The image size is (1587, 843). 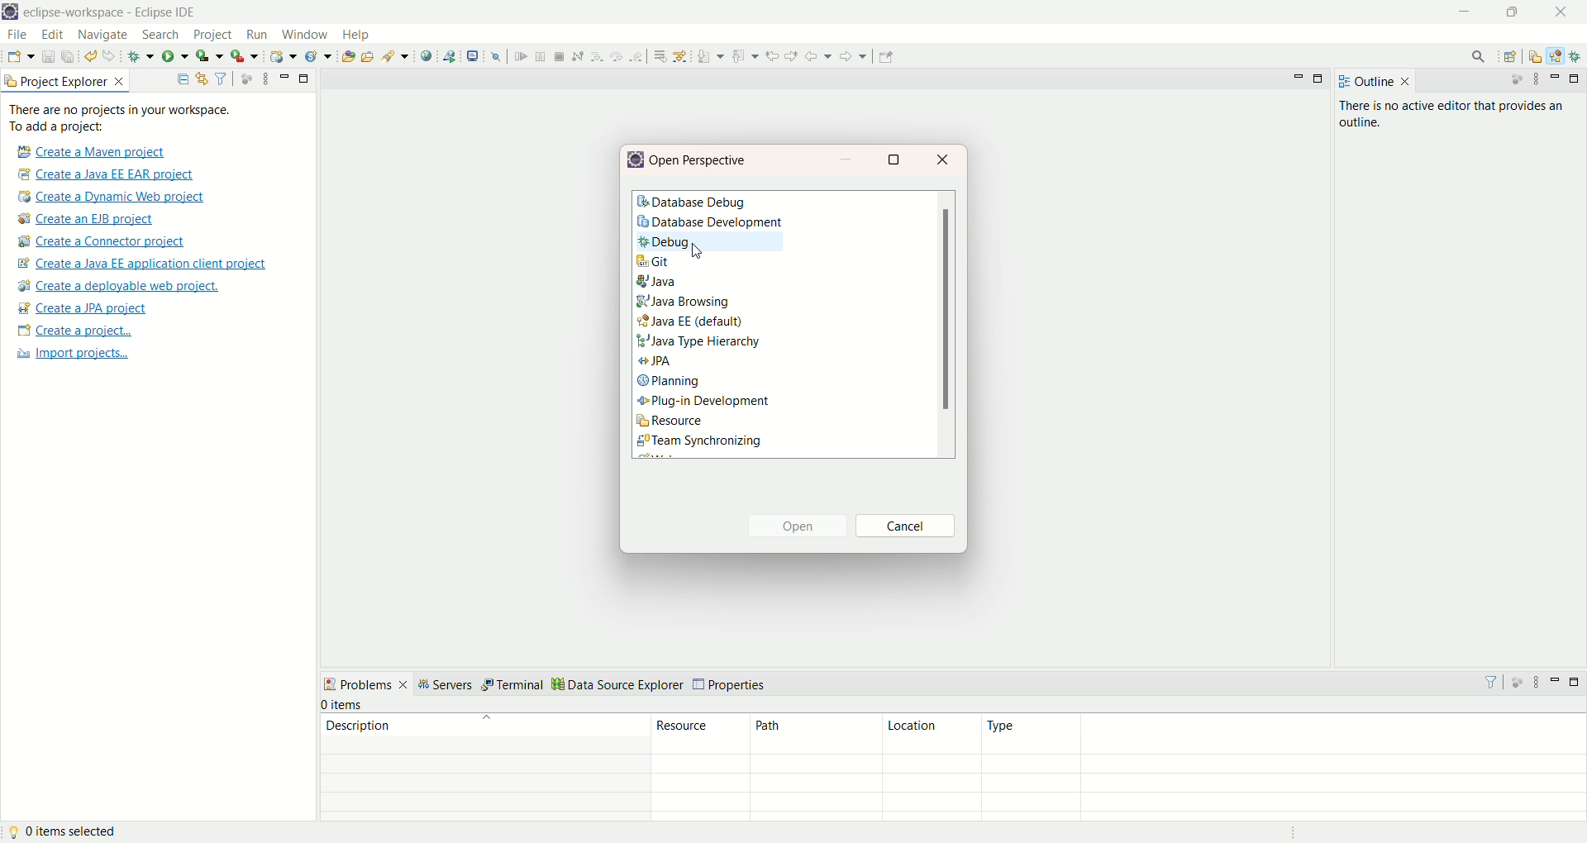 I want to click on close, so click(x=944, y=160).